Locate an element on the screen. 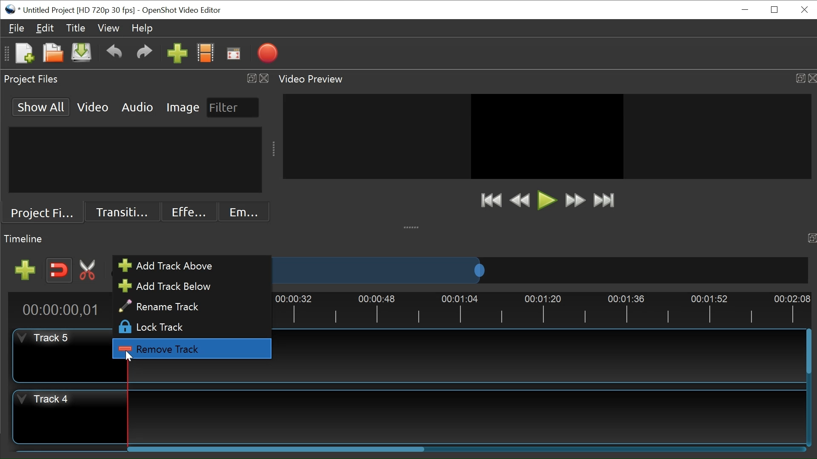 Image resolution: width=817 pixels, height=459 pixels. Play is located at coordinates (546, 201).